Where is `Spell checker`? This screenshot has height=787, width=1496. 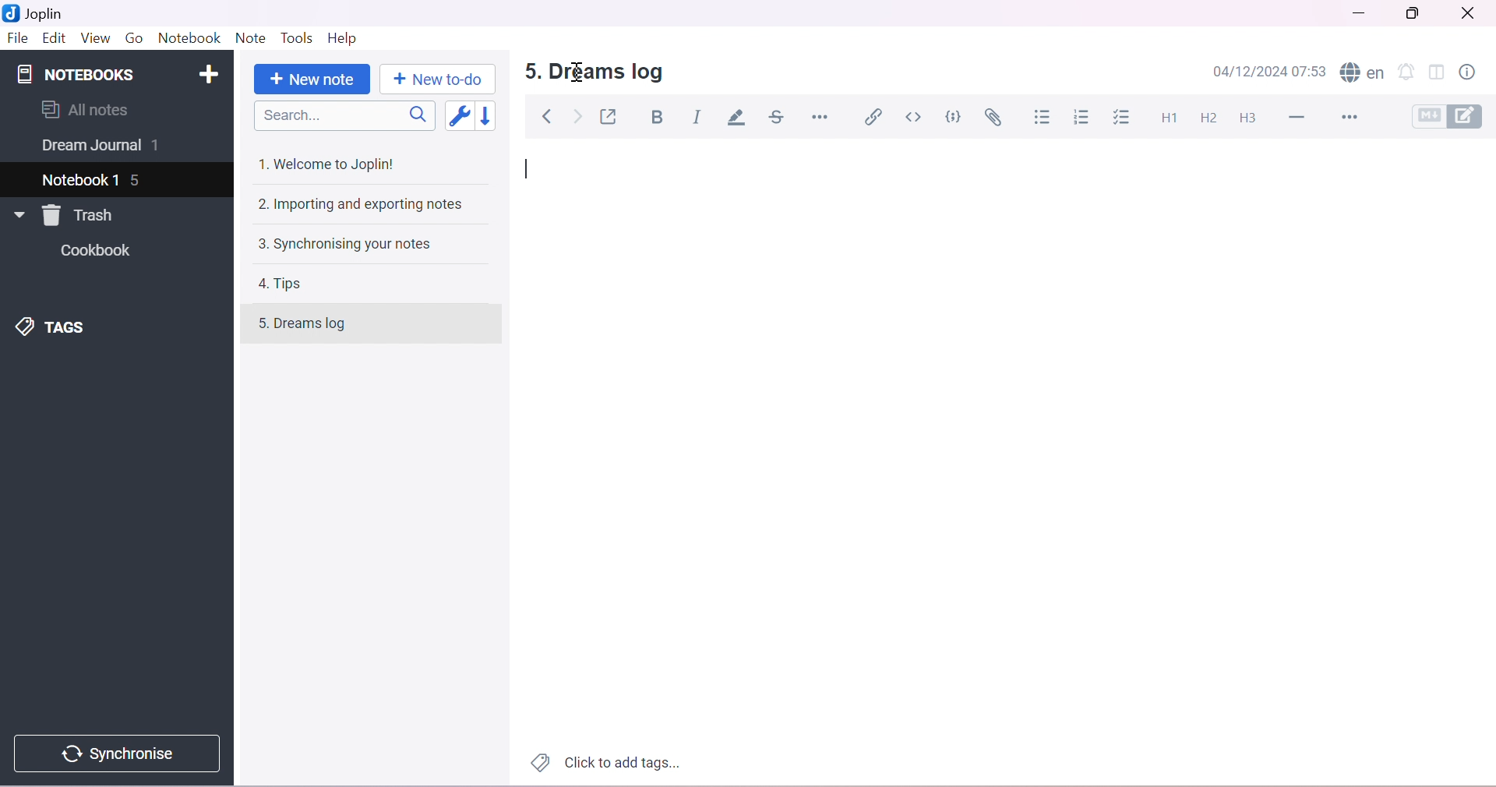 Spell checker is located at coordinates (1364, 73).